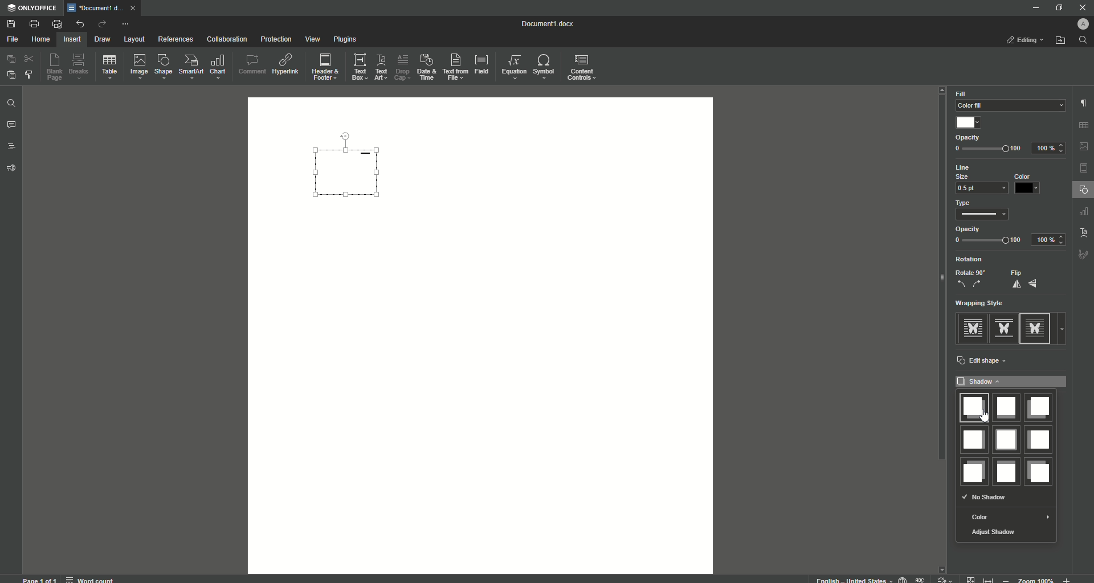  What do you see at coordinates (57, 24) in the screenshot?
I see `Quick Print` at bounding box center [57, 24].